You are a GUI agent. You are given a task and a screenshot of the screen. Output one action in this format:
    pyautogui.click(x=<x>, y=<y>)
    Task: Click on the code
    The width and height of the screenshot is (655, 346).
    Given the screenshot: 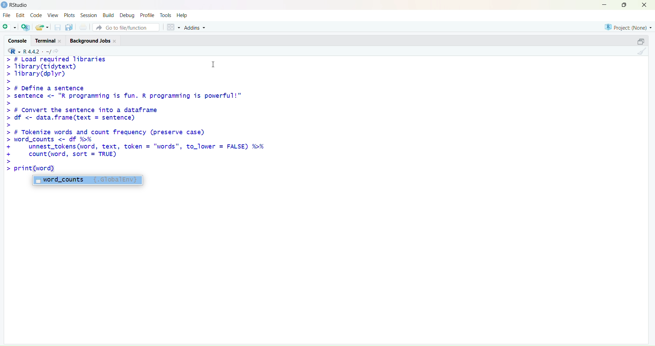 What is the action you would take?
    pyautogui.click(x=38, y=16)
    